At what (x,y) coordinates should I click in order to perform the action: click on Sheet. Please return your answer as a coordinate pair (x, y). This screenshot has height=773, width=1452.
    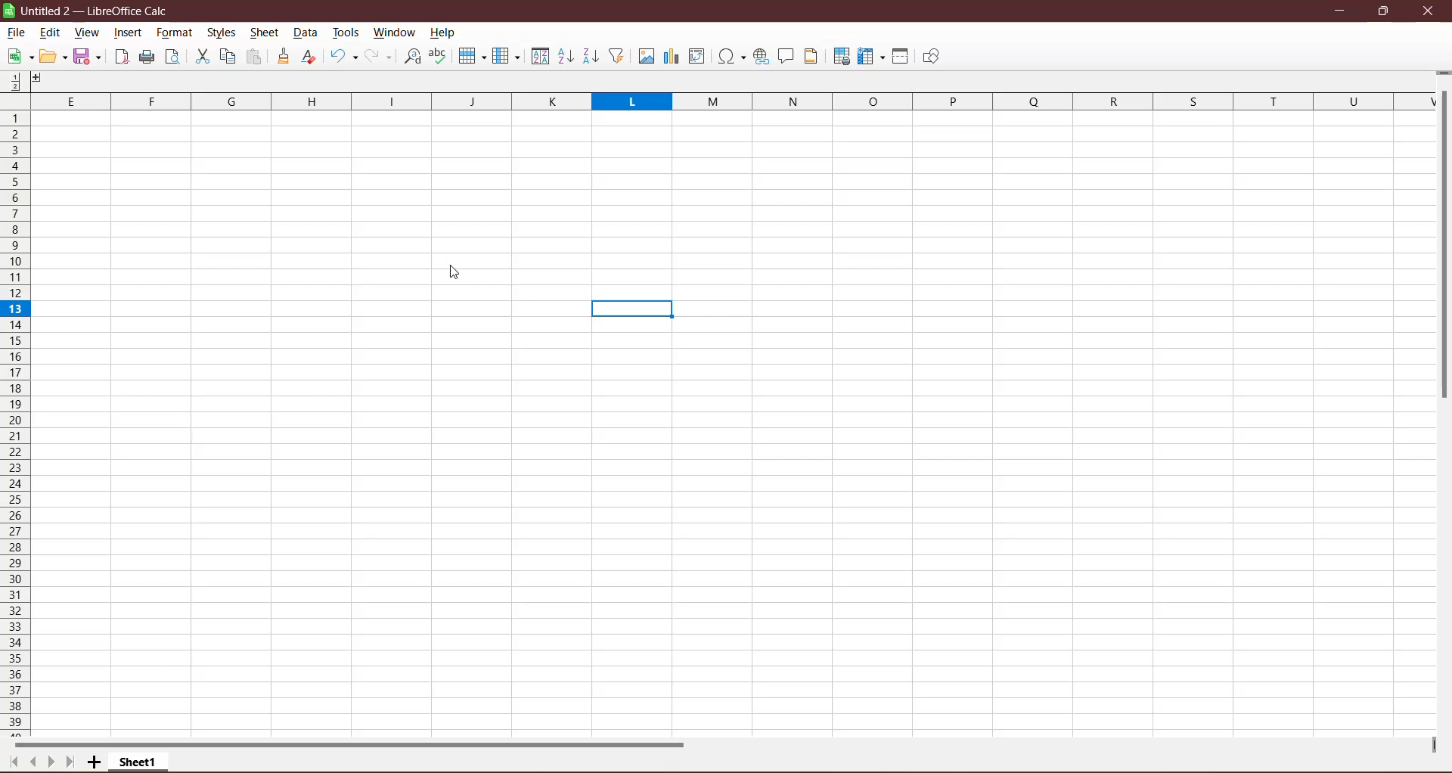
    Looking at the image, I should click on (265, 34).